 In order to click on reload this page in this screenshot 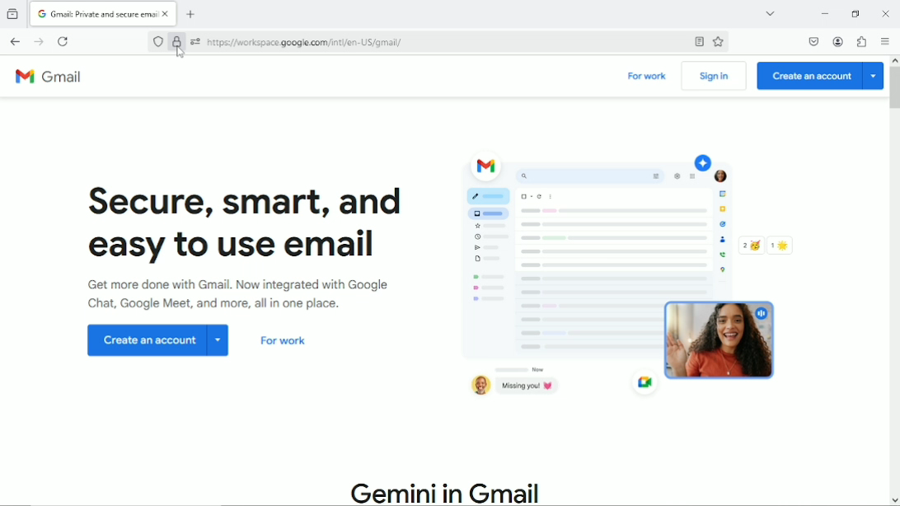, I will do `click(63, 41)`.